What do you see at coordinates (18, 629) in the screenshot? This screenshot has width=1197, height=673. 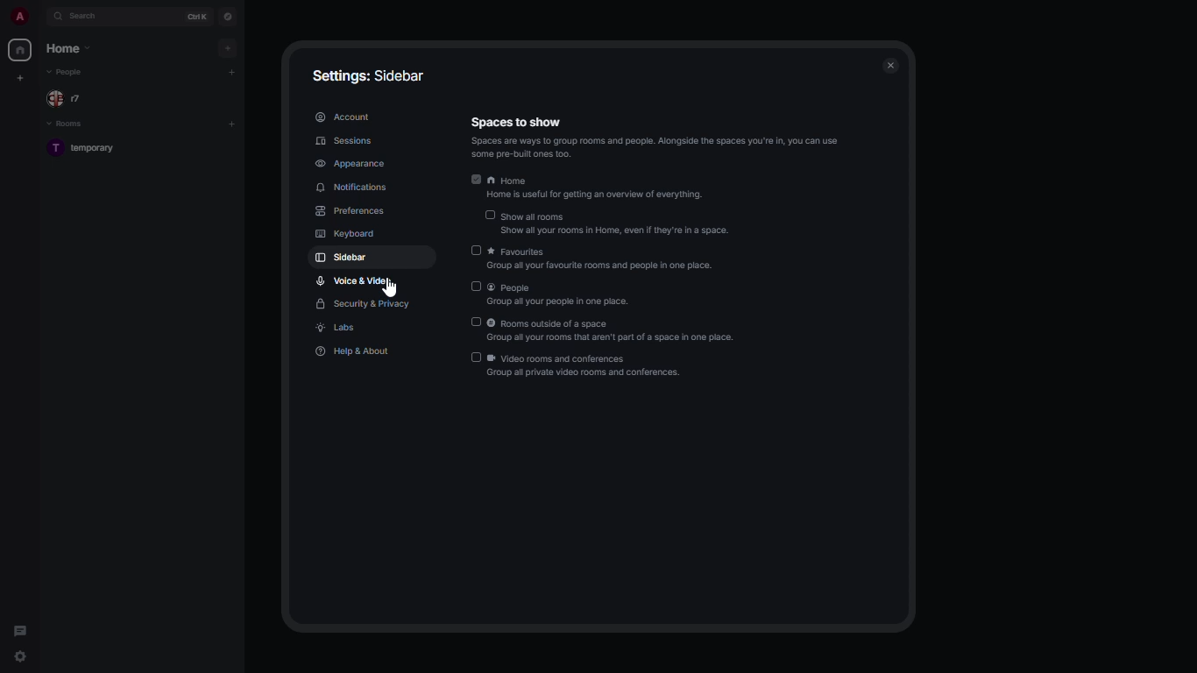 I see `threads` at bounding box center [18, 629].